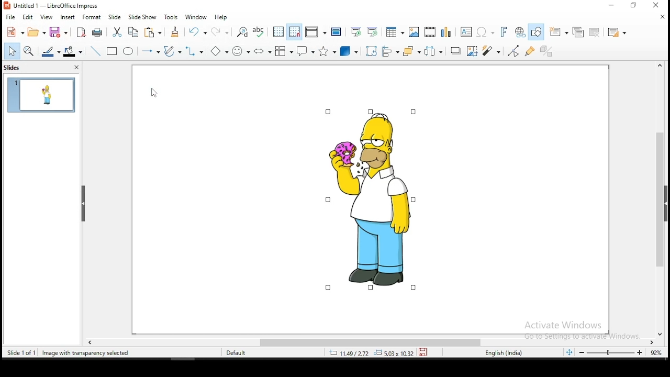 The width and height of the screenshot is (670, 377). What do you see at coordinates (504, 31) in the screenshot?
I see `insert font work text` at bounding box center [504, 31].